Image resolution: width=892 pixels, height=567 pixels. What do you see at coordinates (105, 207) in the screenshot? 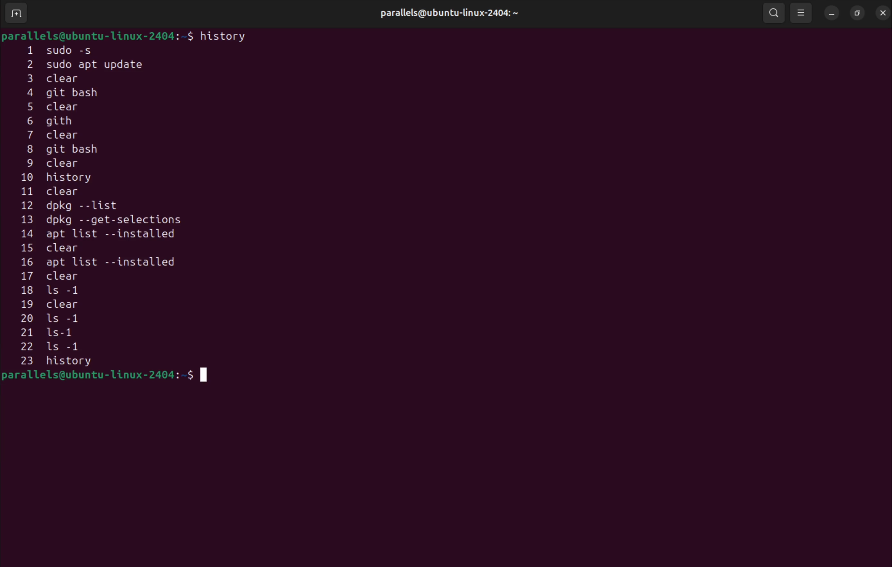
I see `12 dpkg list` at bounding box center [105, 207].